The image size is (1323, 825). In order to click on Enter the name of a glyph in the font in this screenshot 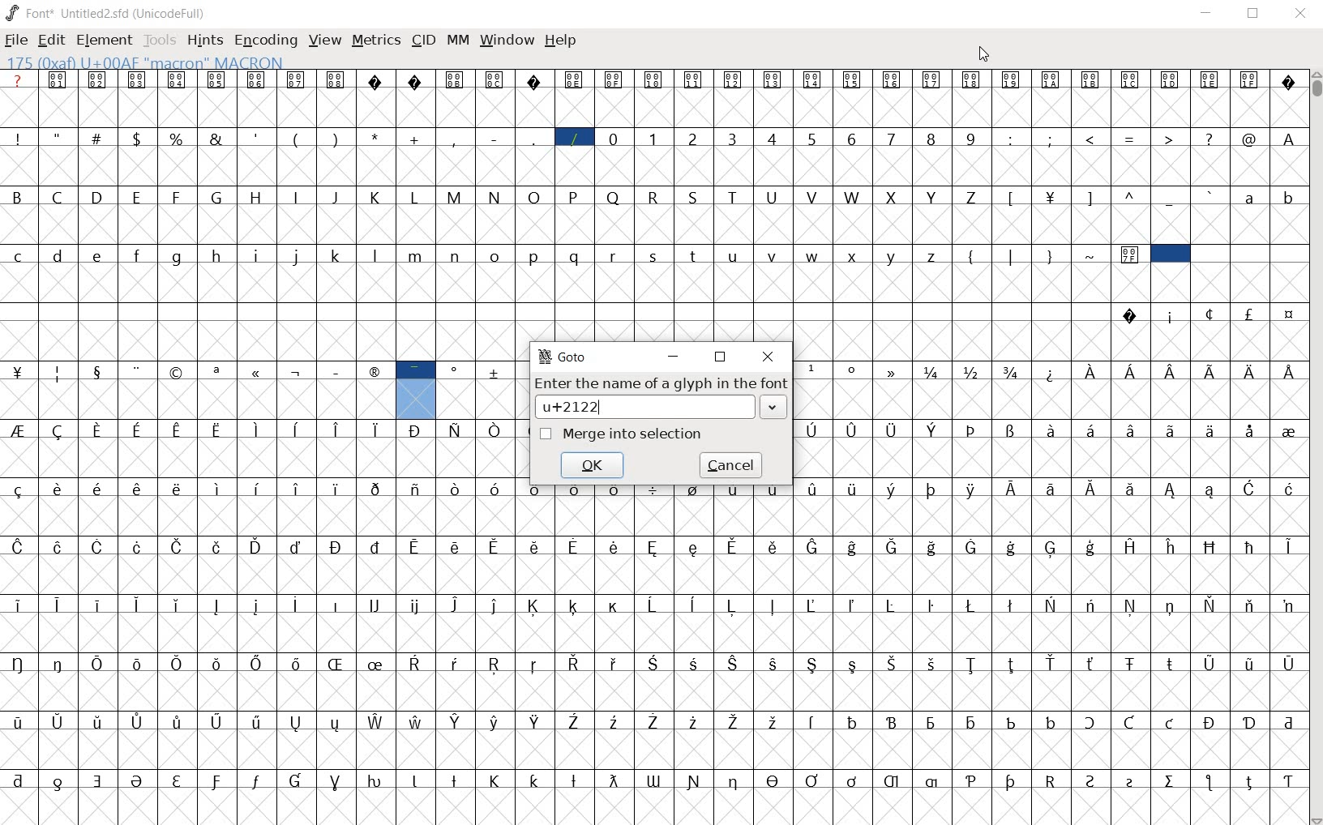, I will do `click(657, 400)`.